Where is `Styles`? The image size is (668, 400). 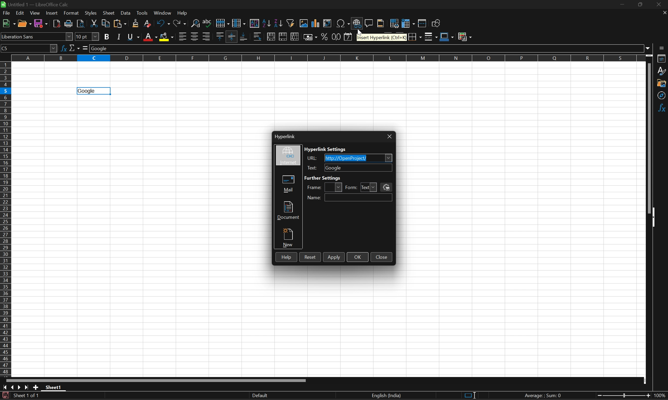 Styles is located at coordinates (662, 71).